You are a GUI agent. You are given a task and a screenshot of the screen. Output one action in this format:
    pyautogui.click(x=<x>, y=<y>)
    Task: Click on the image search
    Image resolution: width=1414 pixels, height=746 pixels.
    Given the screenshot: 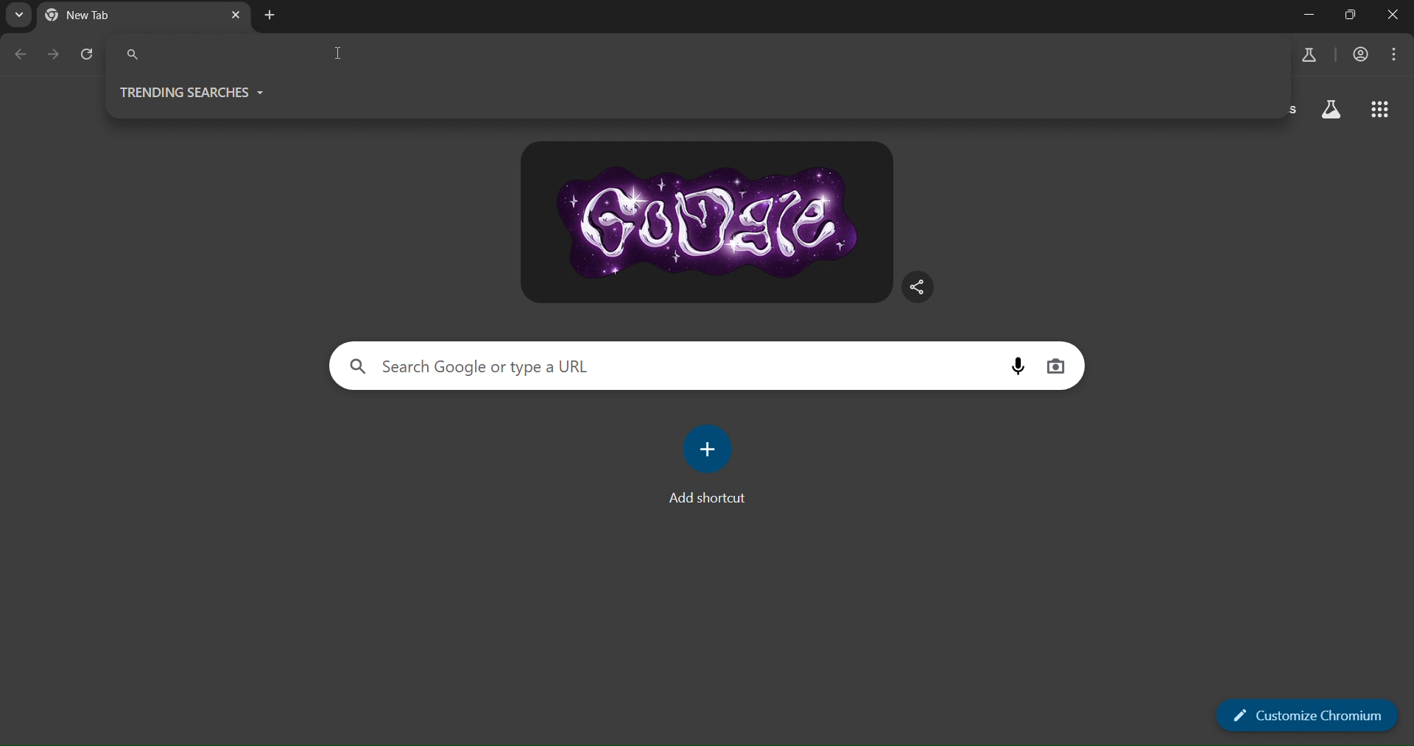 What is the action you would take?
    pyautogui.click(x=1055, y=367)
    